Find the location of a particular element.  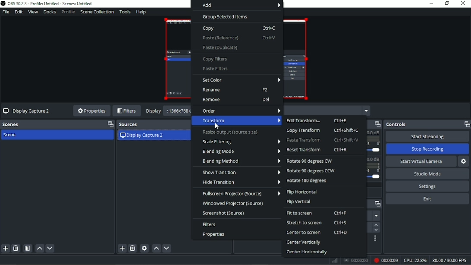

Copy transform is located at coordinates (323, 130).